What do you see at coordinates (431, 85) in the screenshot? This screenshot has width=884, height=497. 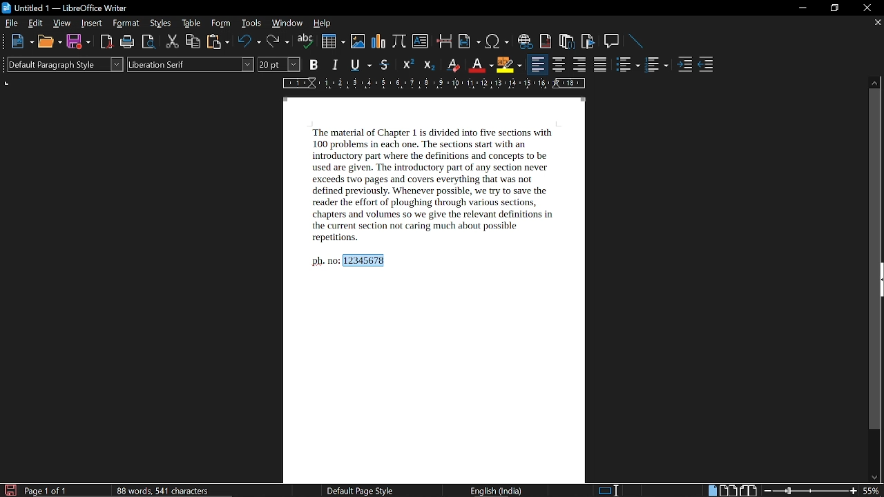 I see `scale` at bounding box center [431, 85].